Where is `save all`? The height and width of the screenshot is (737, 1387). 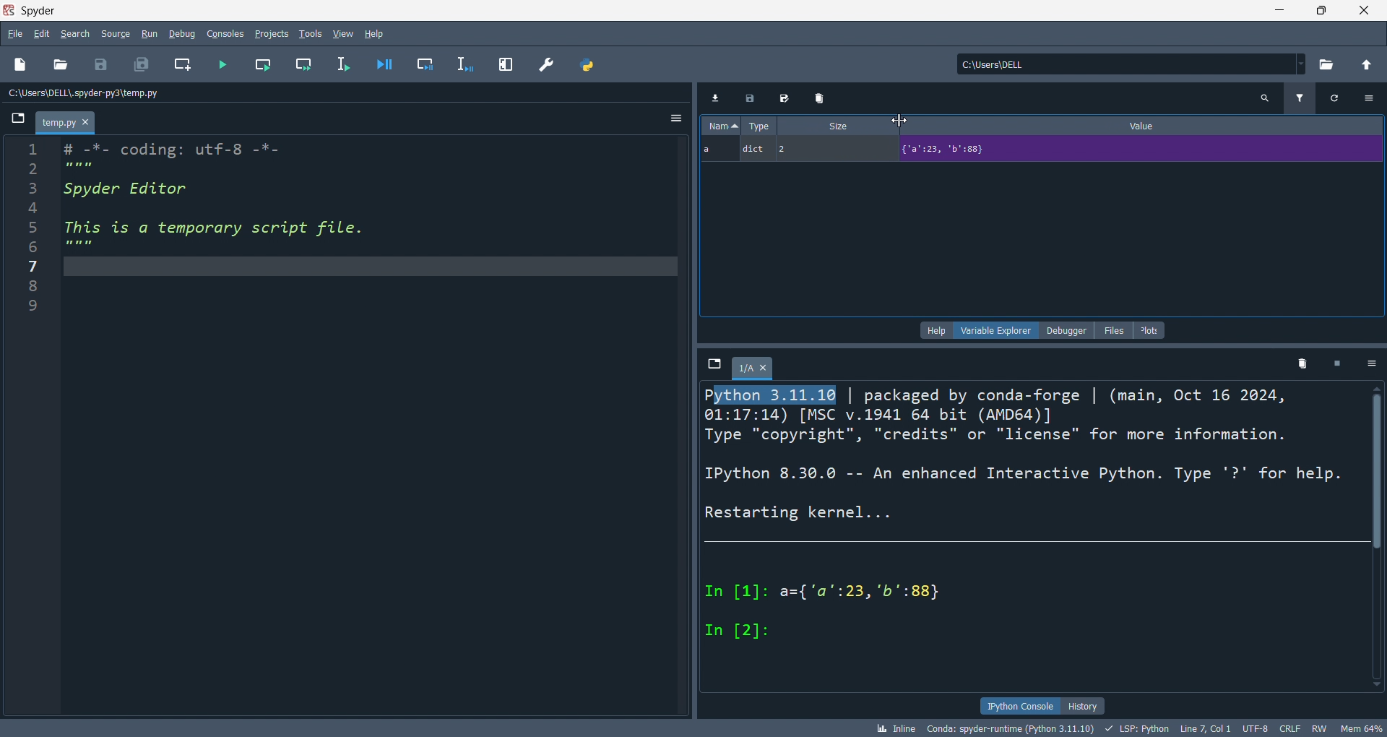
save all is located at coordinates (142, 61).